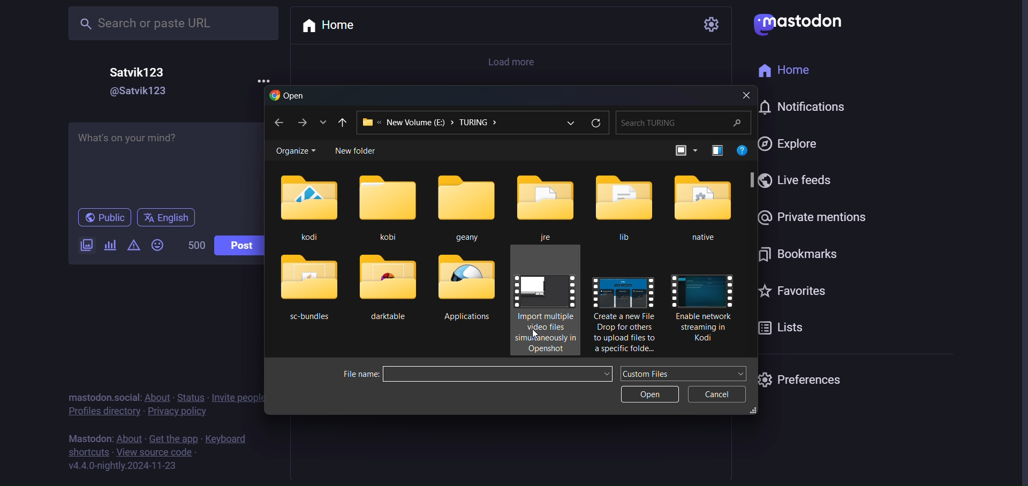 The image size is (1028, 486). Describe the element at coordinates (782, 329) in the screenshot. I see `lists` at that location.